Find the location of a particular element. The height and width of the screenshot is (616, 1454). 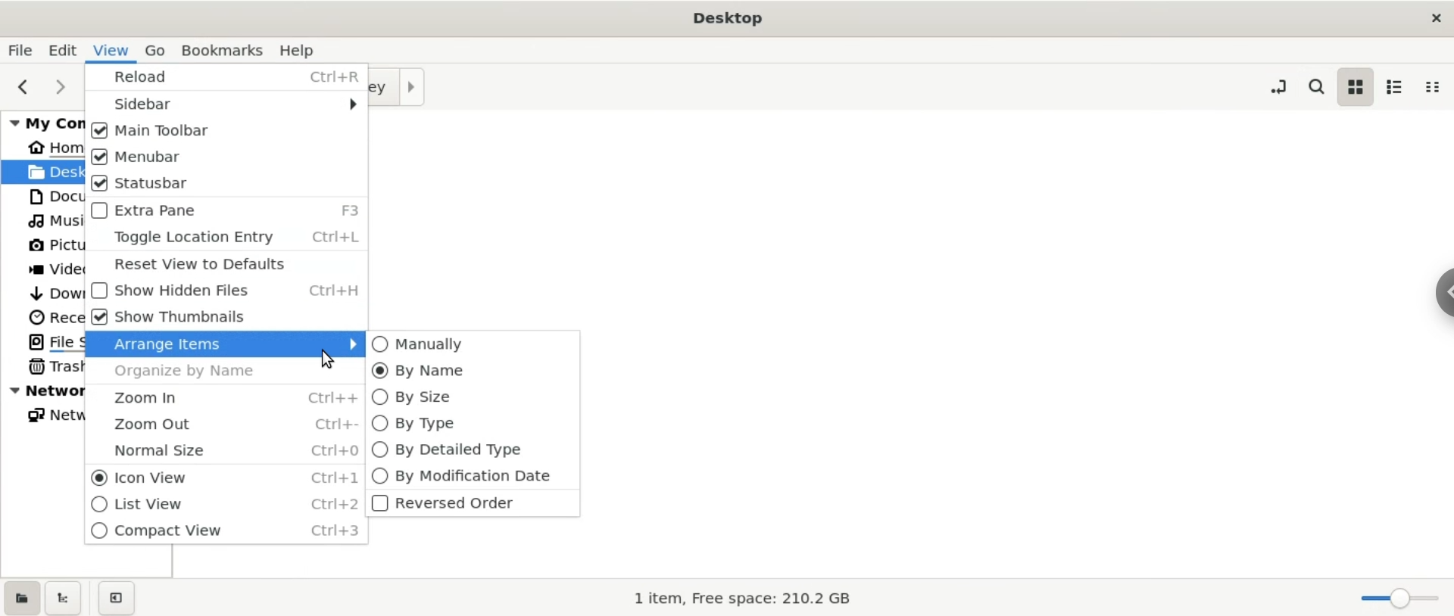

compact view is located at coordinates (225, 533).